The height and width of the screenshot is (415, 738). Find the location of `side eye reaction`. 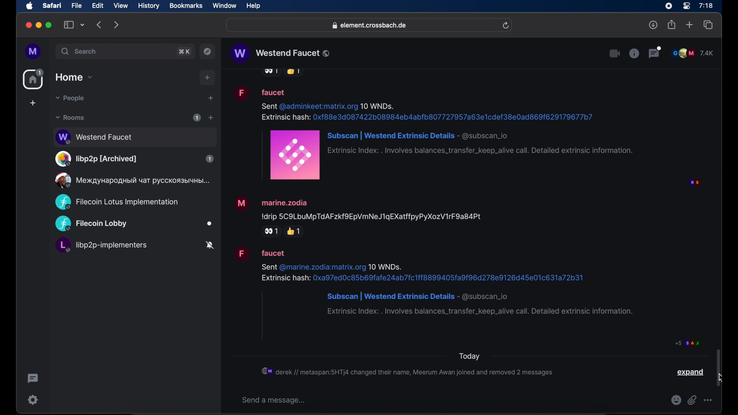

side eye reaction is located at coordinates (270, 231).